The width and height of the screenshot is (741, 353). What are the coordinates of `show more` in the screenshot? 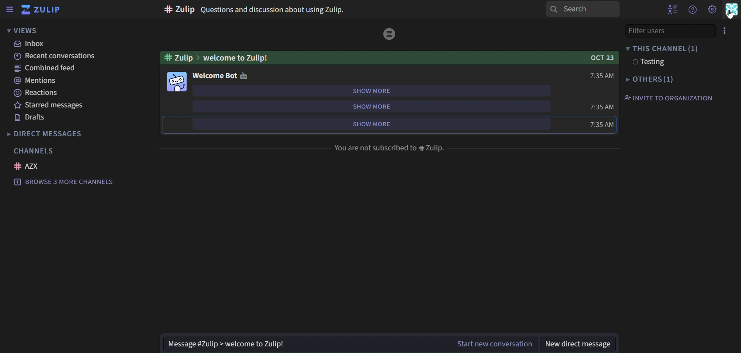 It's located at (370, 105).